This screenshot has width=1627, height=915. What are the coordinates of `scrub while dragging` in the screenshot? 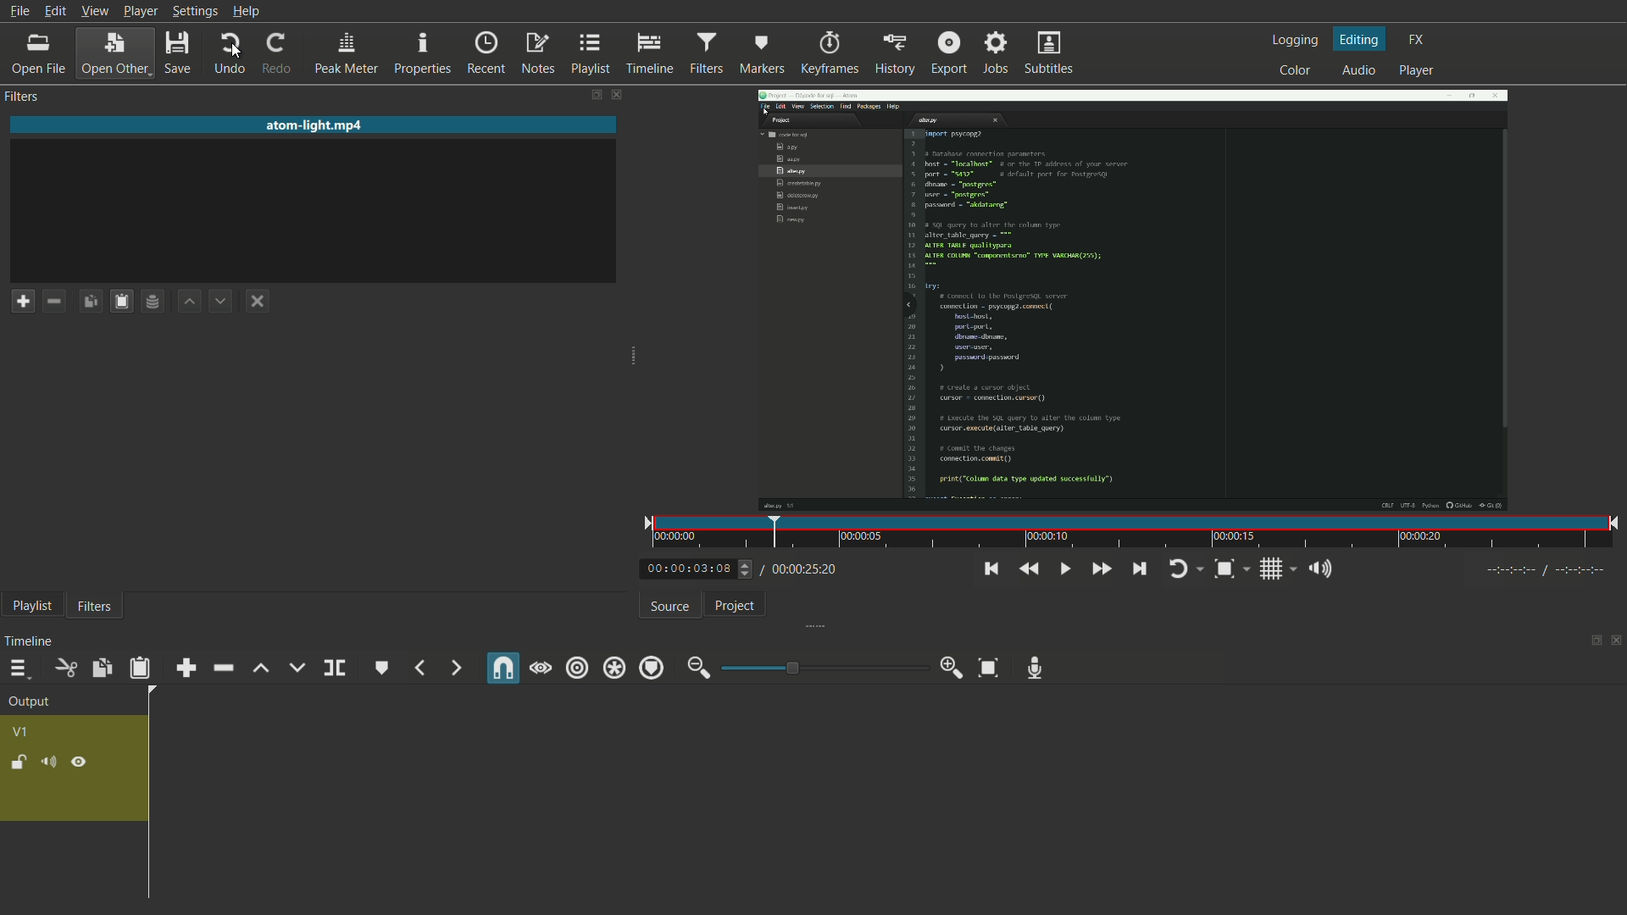 It's located at (541, 668).